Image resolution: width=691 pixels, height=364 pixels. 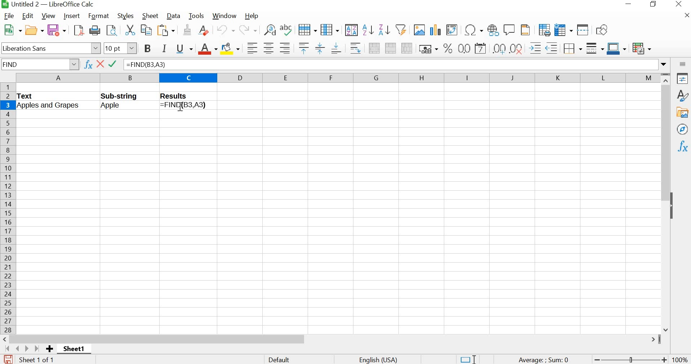 I want to click on sort descending, so click(x=384, y=29).